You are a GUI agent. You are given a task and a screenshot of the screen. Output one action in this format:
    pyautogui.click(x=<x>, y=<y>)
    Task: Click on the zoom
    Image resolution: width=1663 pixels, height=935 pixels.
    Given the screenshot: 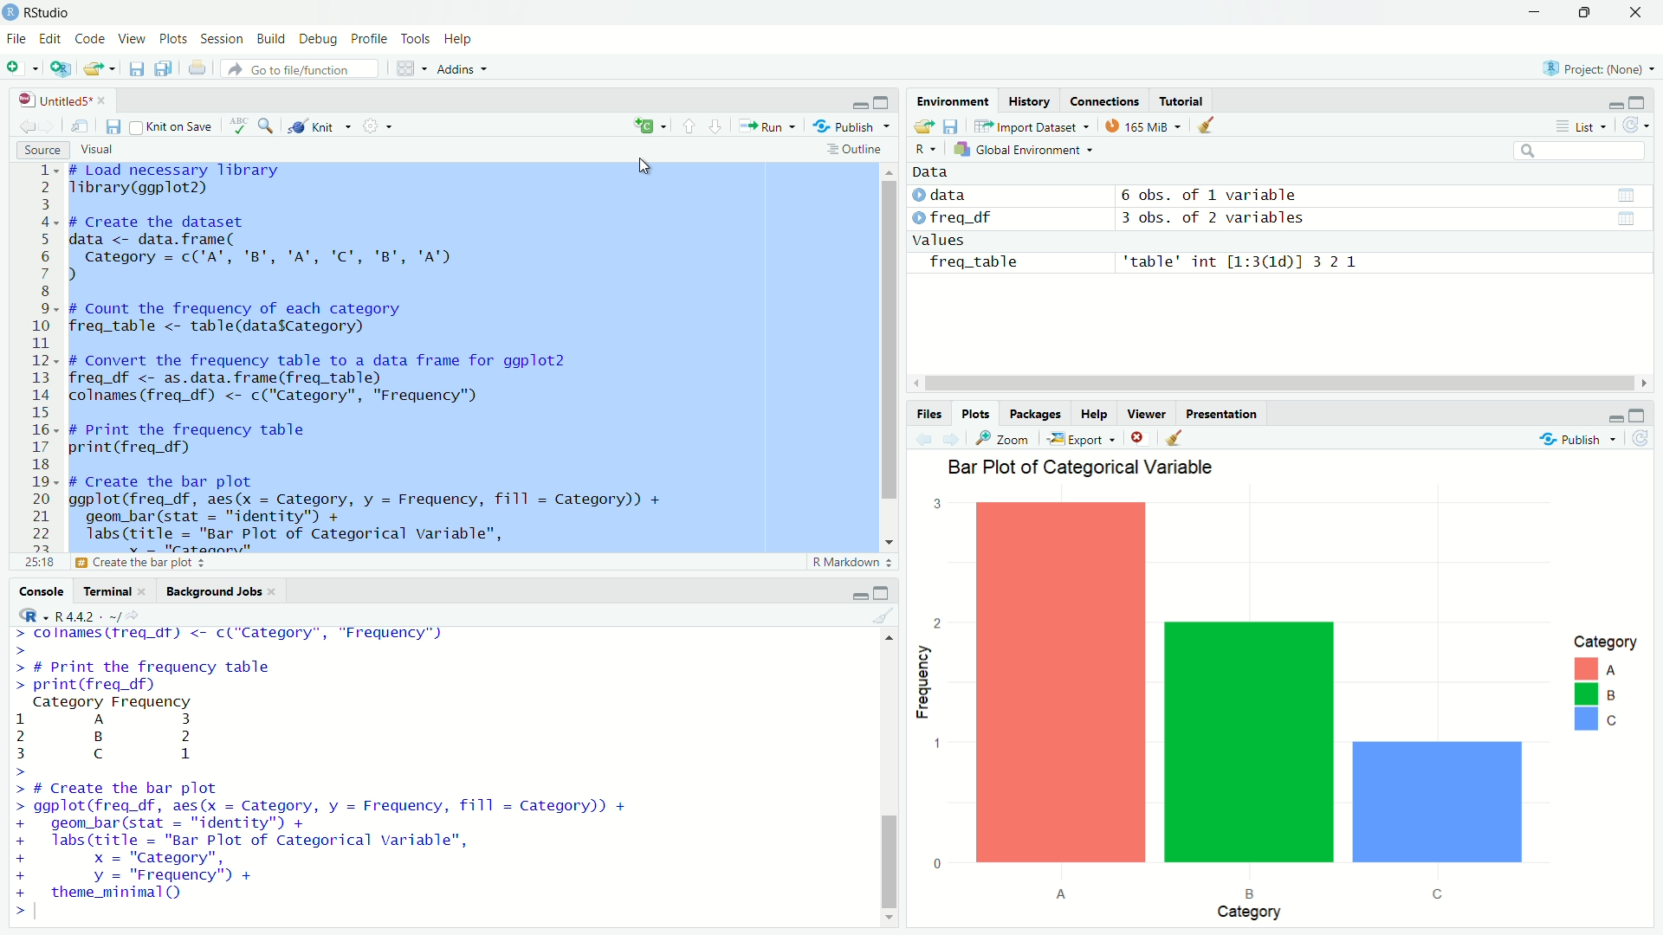 What is the action you would take?
    pyautogui.click(x=1004, y=439)
    